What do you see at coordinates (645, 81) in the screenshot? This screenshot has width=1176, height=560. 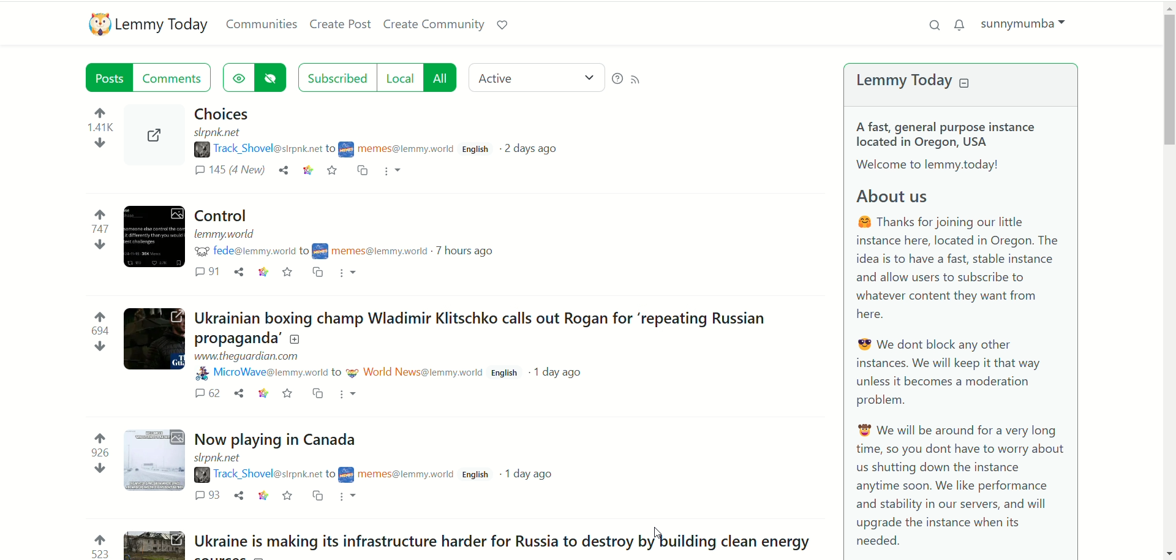 I see `RSS` at bounding box center [645, 81].